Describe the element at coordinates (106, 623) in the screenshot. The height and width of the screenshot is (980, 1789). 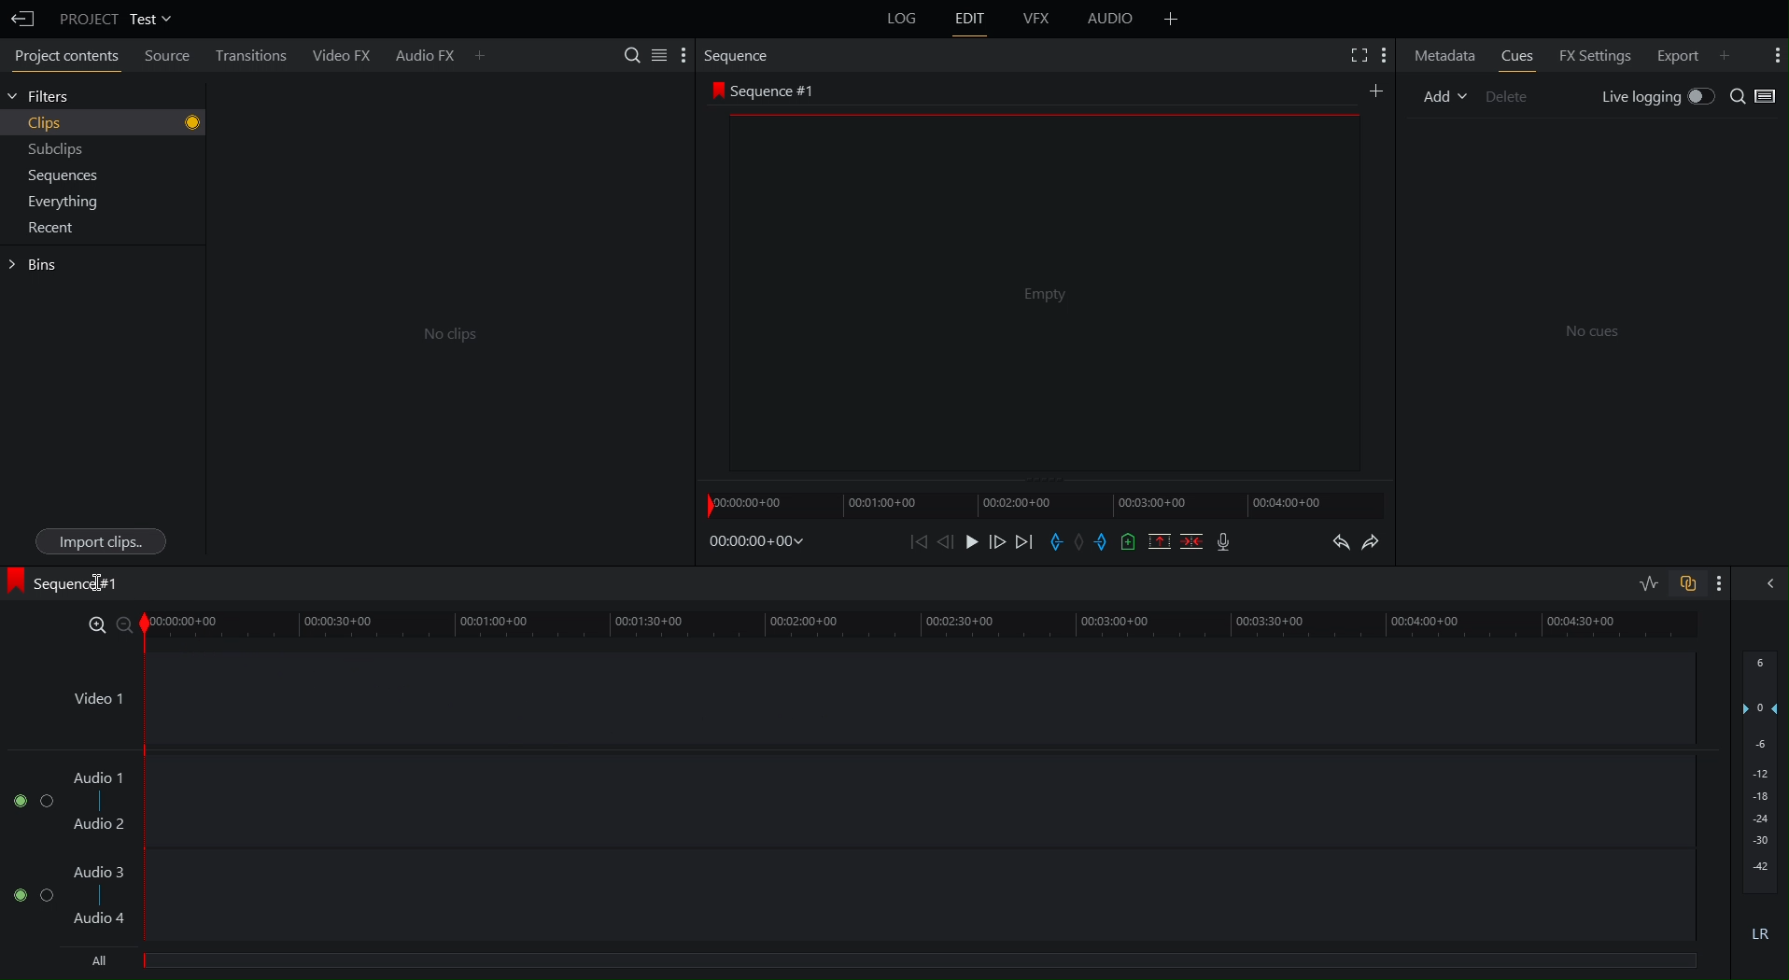
I see `Zoom` at that location.